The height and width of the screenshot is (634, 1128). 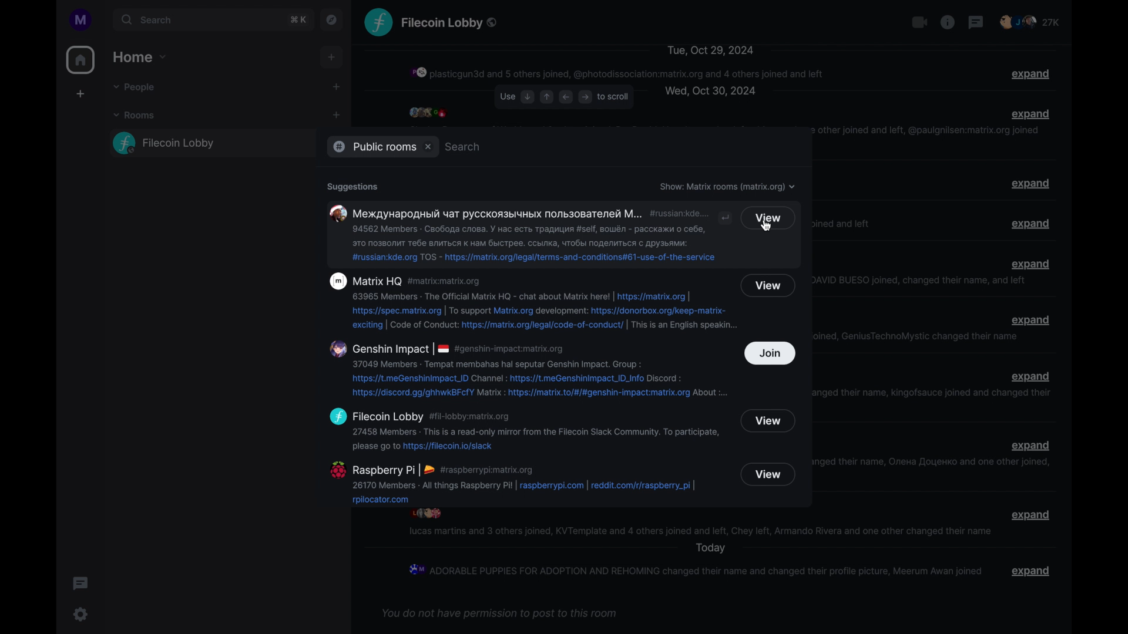 I want to click on Tue, Oct 29, 2024, so click(x=710, y=49).